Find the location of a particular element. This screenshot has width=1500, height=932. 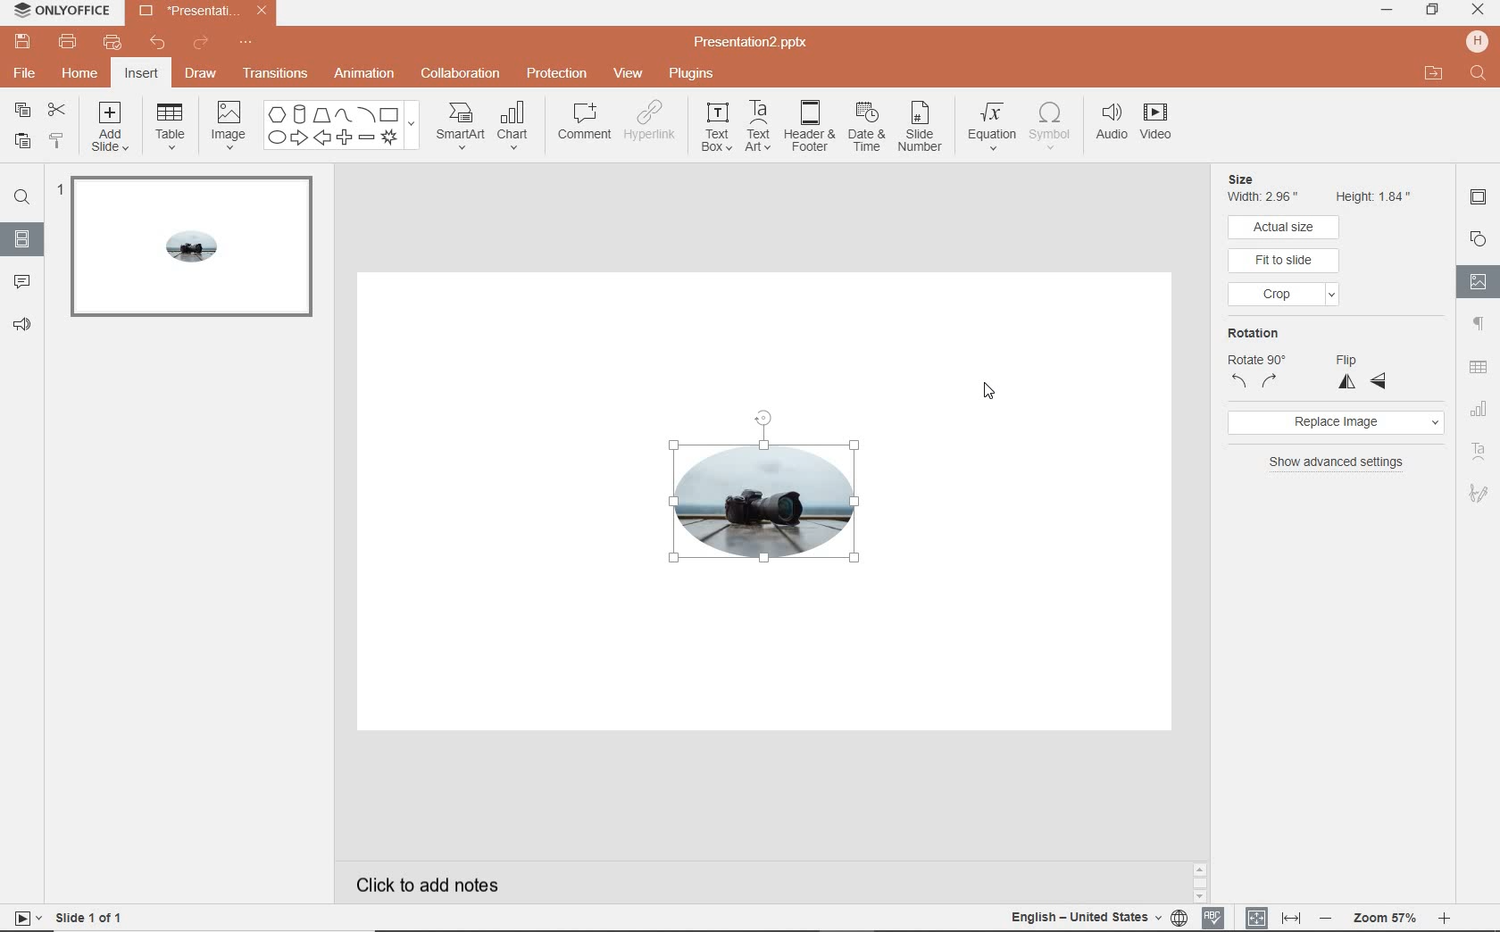

signature is located at coordinates (1479, 494).